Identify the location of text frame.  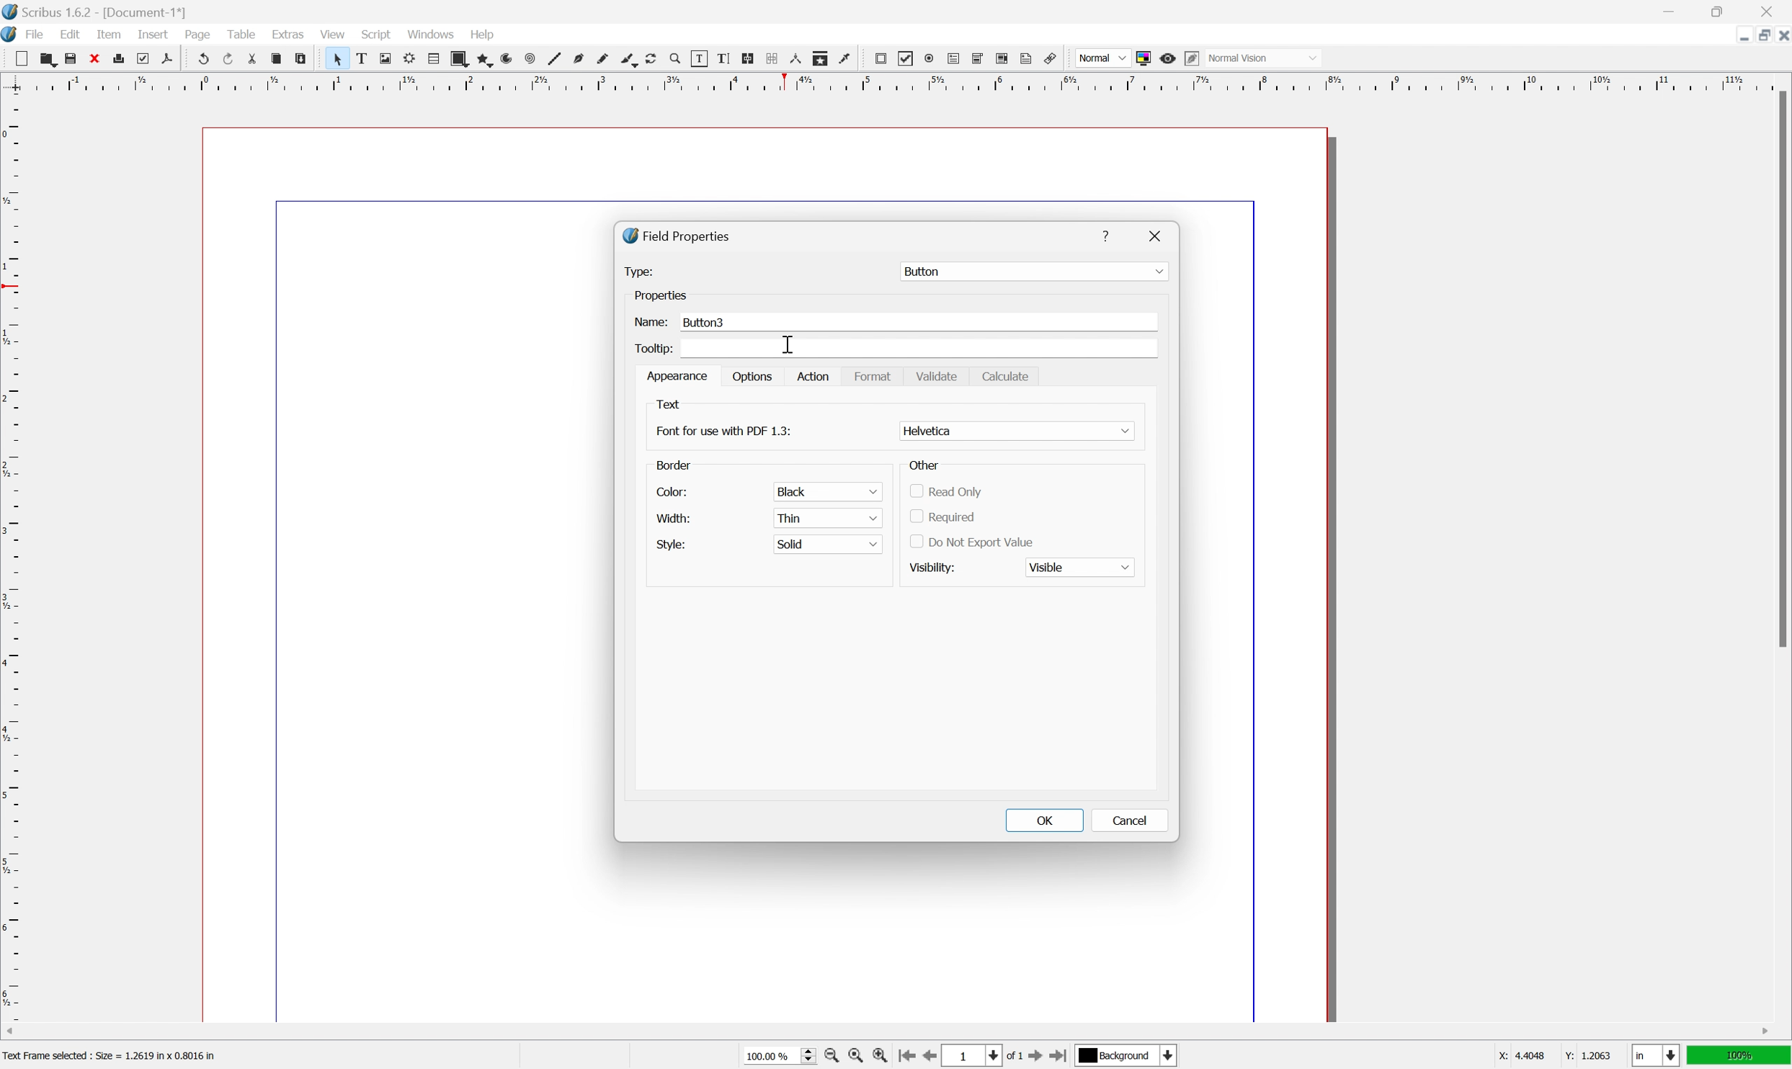
(362, 60).